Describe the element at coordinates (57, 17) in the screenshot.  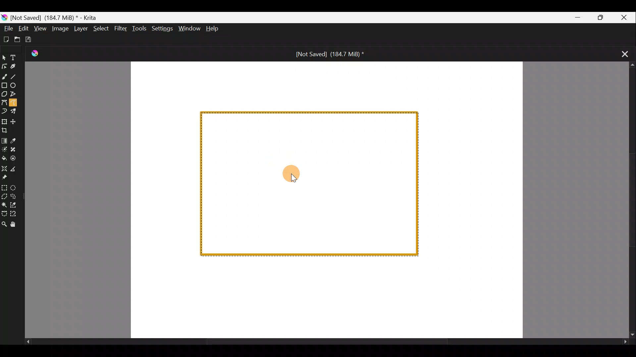
I see `) [Not Saved] (184.7 MiB) * - Krita` at that location.